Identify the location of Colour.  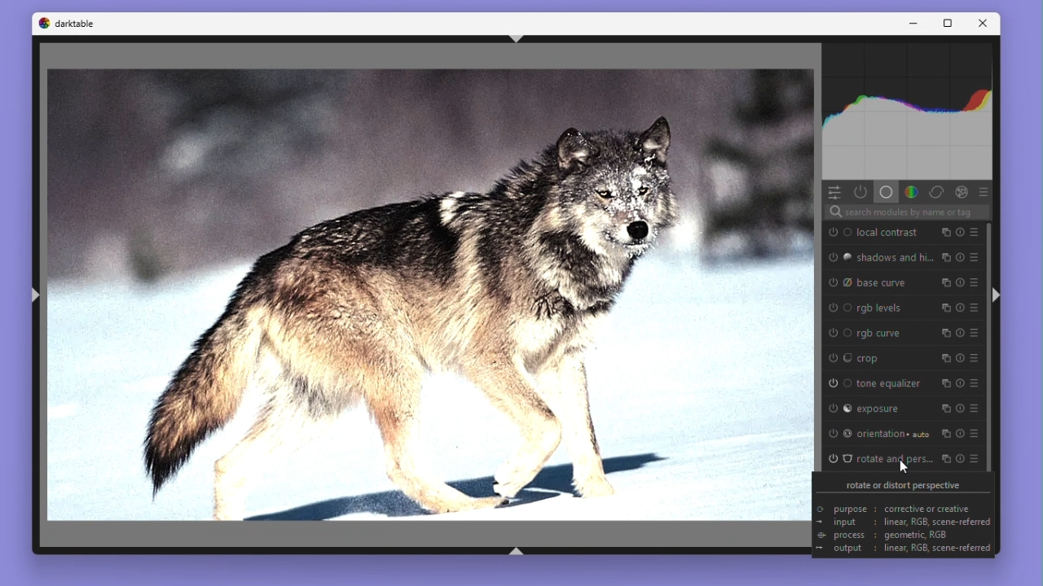
(911, 191).